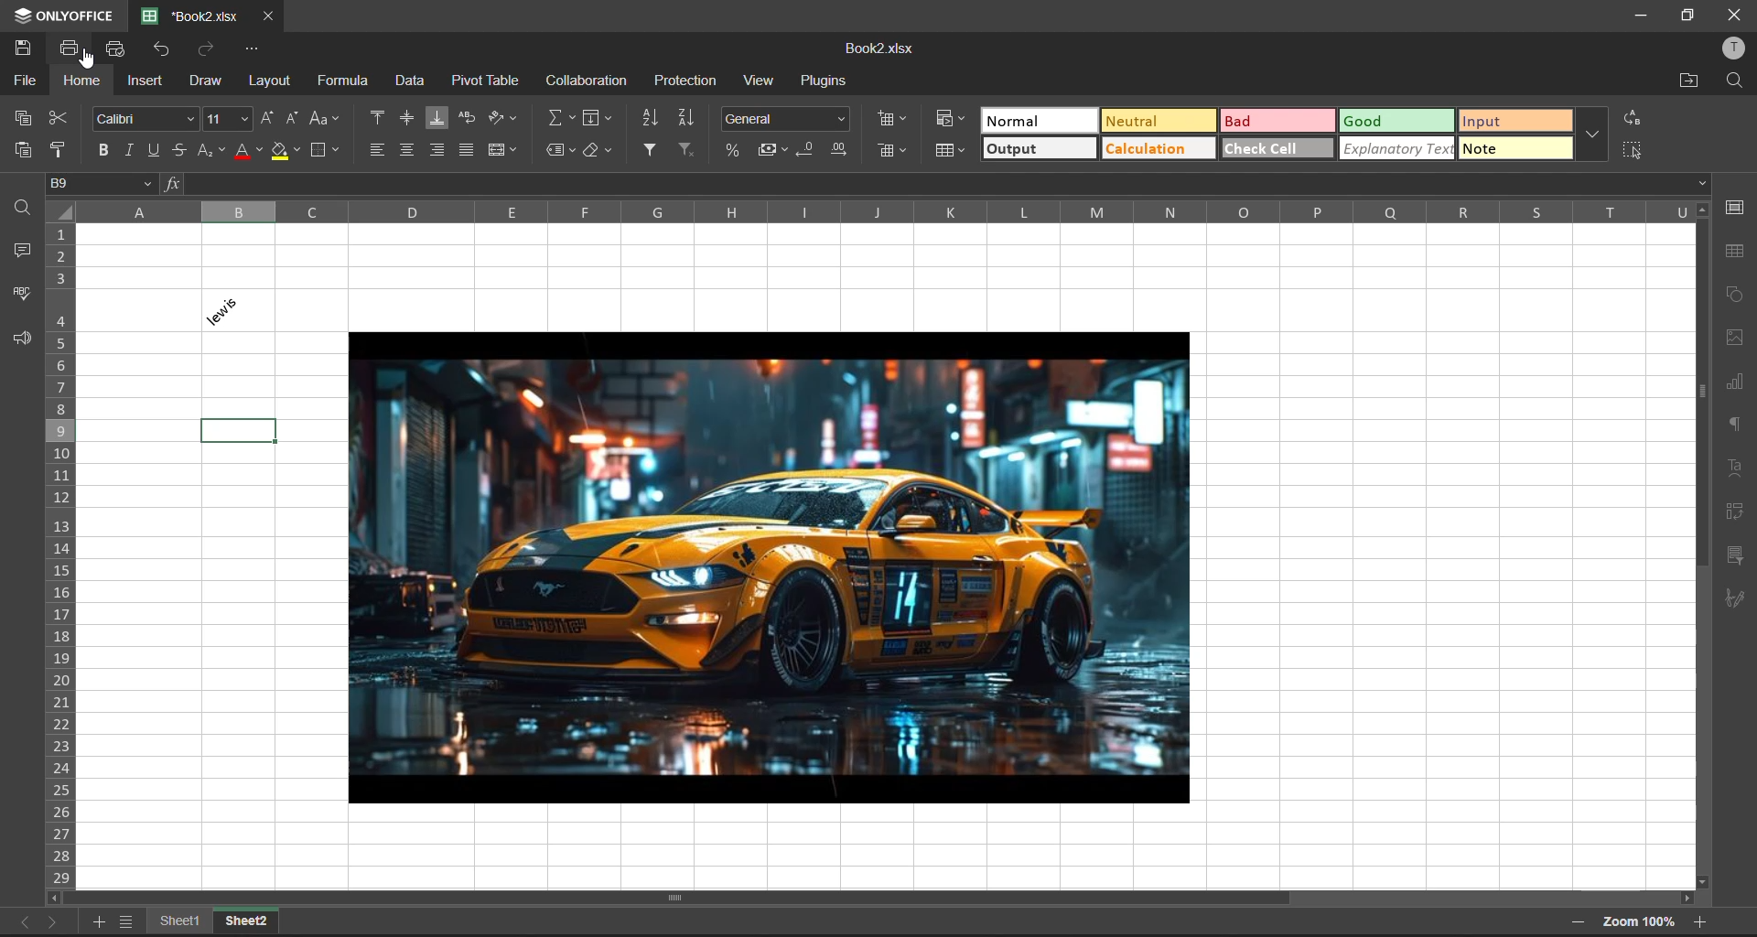 This screenshot has height=937, width=1757. Describe the element at coordinates (1735, 14) in the screenshot. I see `close` at that location.